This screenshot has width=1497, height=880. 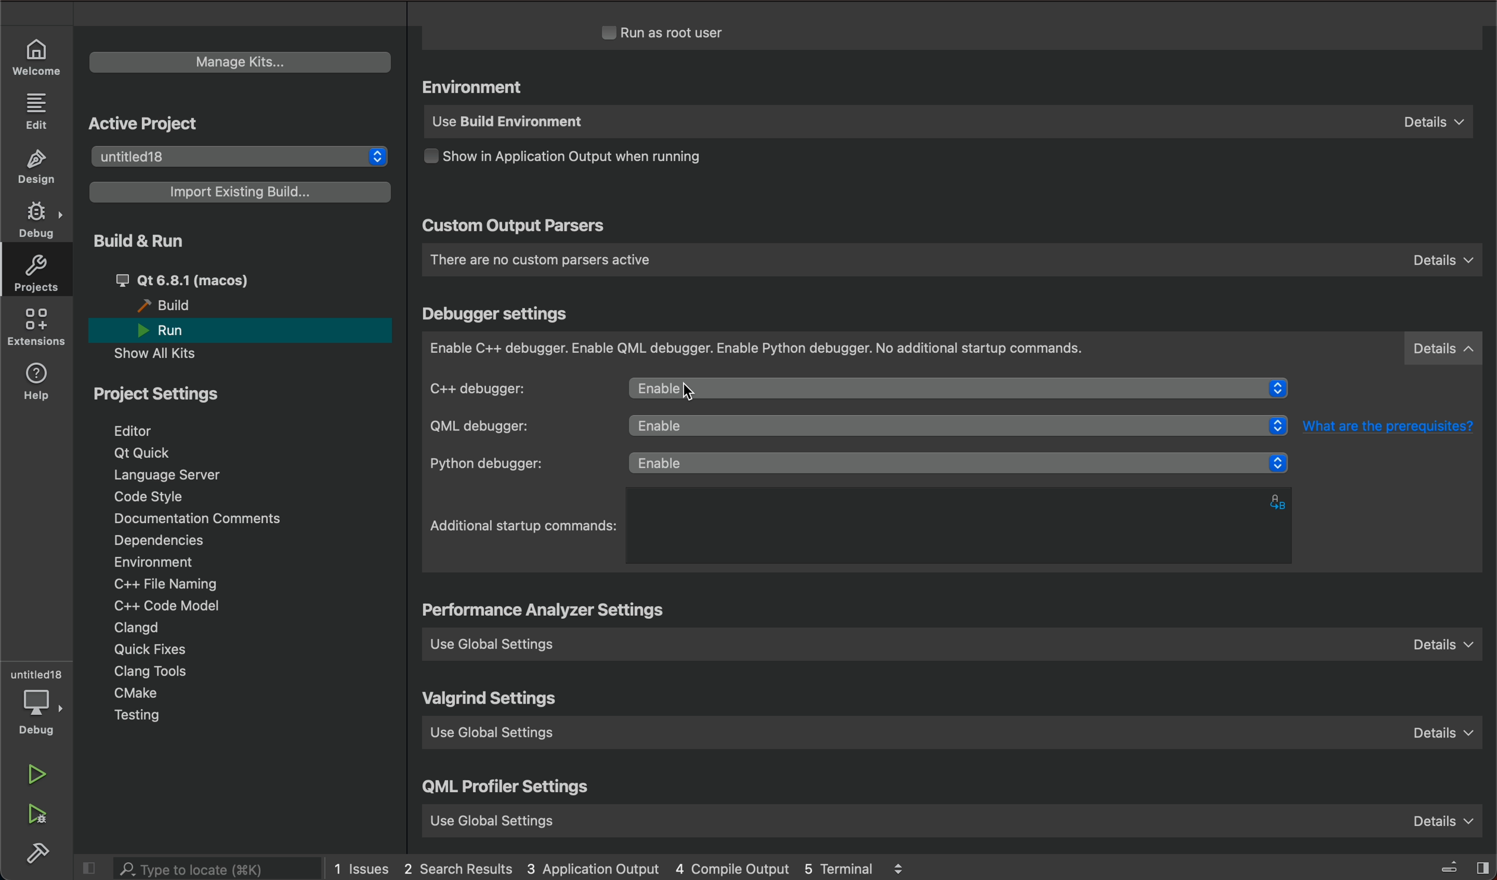 What do you see at coordinates (956, 737) in the screenshot?
I see `use global setting ` at bounding box center [956, 737].